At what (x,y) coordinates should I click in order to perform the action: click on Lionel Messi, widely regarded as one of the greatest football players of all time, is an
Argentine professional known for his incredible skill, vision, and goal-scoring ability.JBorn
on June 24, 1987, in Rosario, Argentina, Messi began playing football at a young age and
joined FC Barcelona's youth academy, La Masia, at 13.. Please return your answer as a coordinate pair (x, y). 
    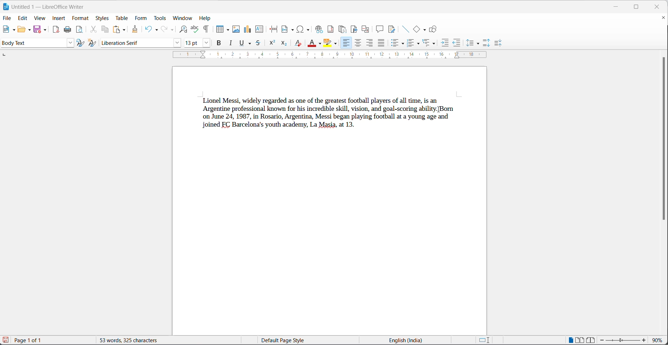
    Looking at the image, I should click on (326, 119).